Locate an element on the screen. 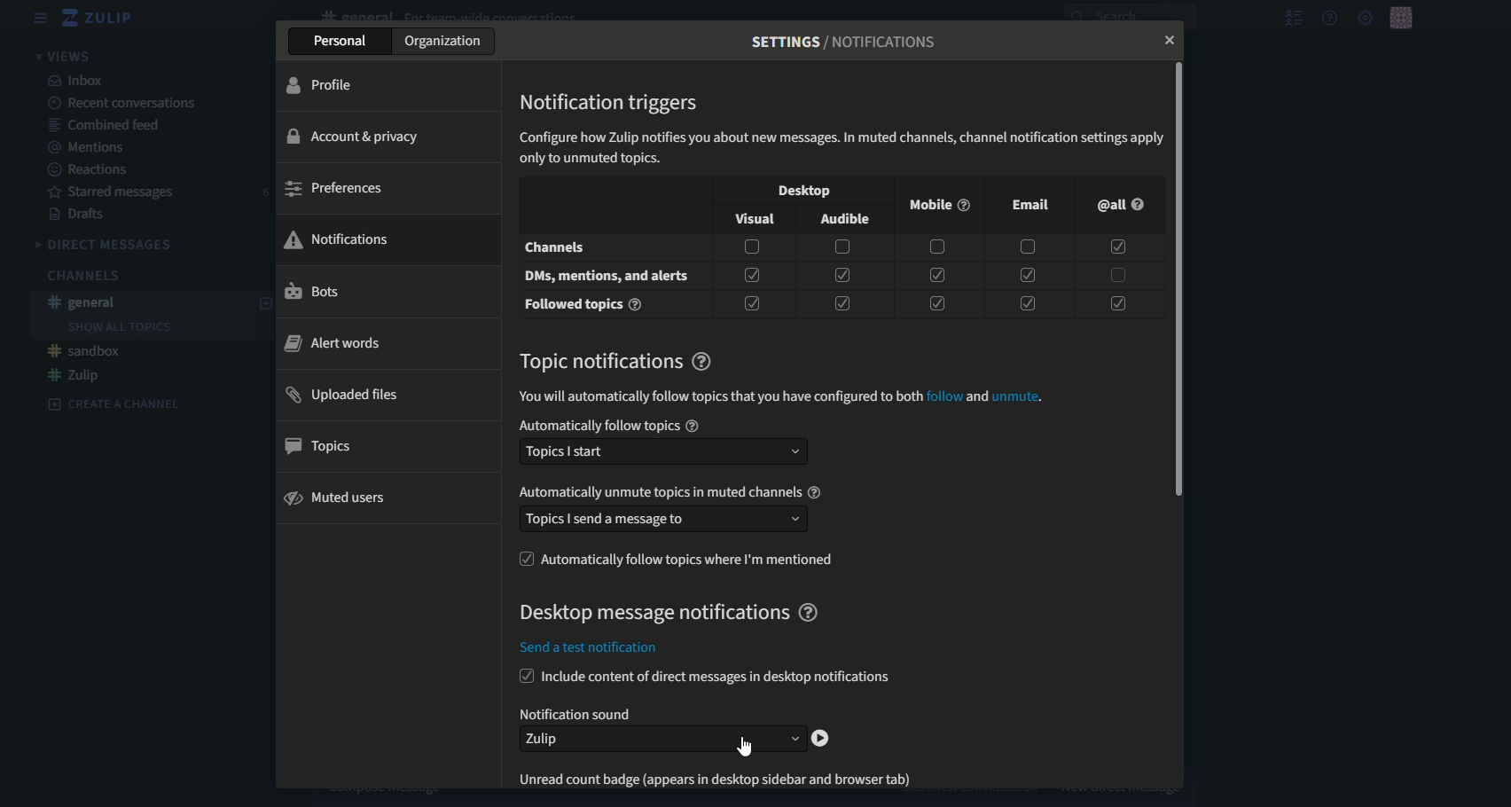  Cursor is located at coordinates (742, 745).